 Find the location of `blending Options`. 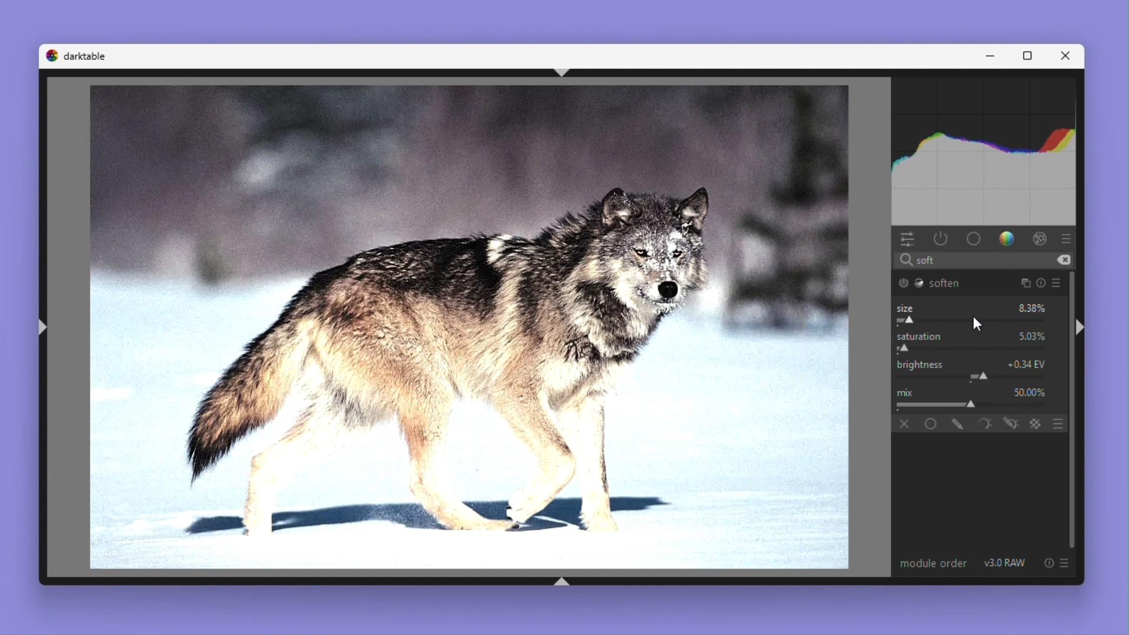

blending Options is located at coordinates (1060, 423).